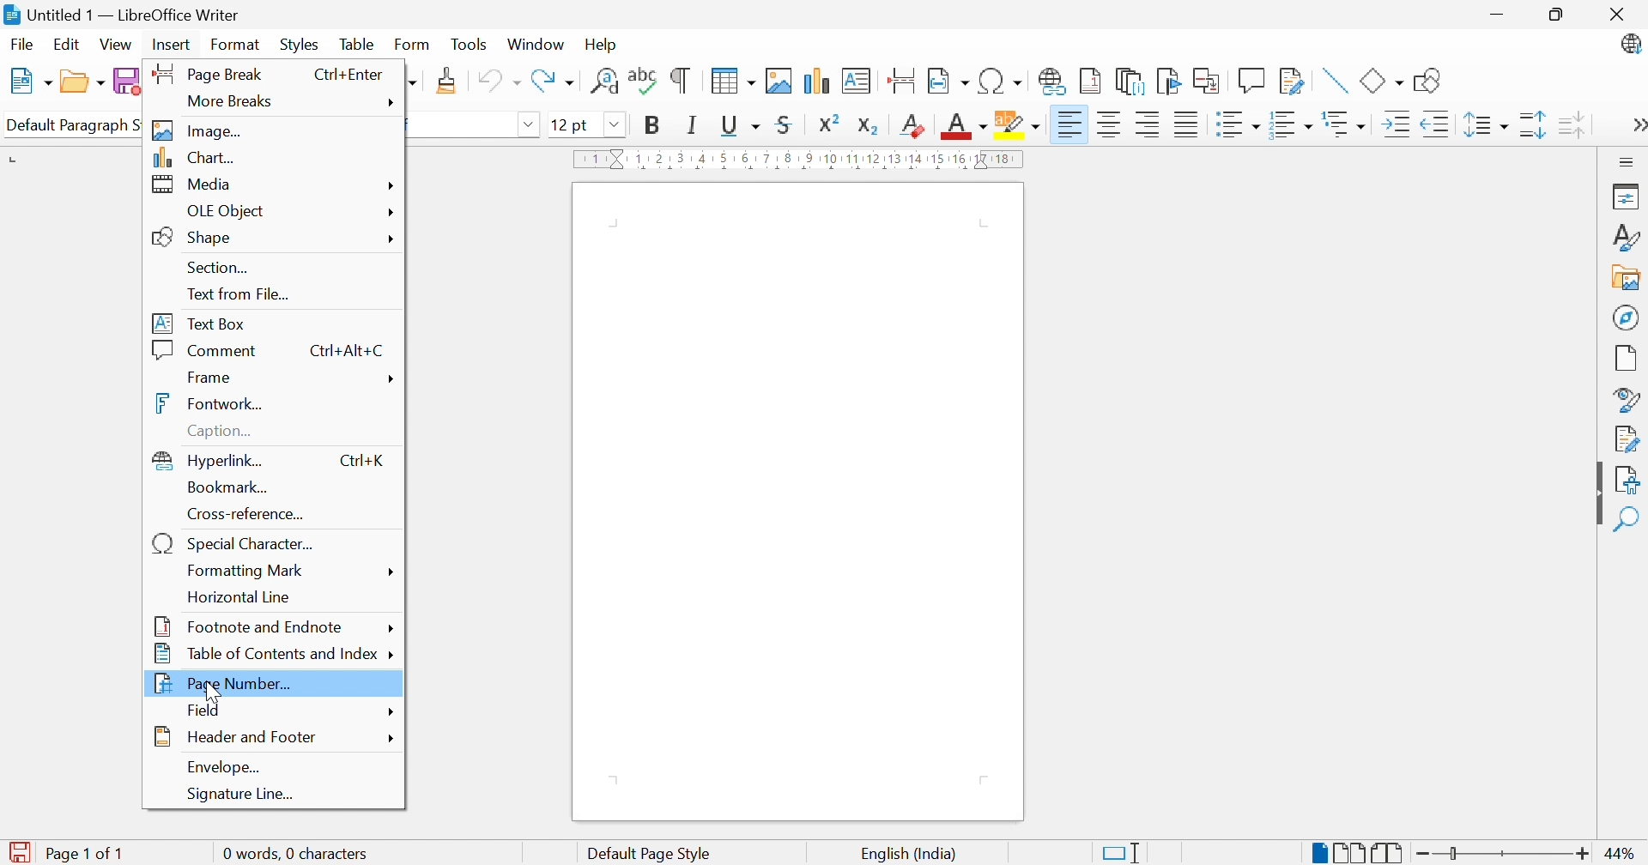 Image resolution: width=1648 pixels, height=865 pixels. I want to click on More breaks, so click(235, 103).